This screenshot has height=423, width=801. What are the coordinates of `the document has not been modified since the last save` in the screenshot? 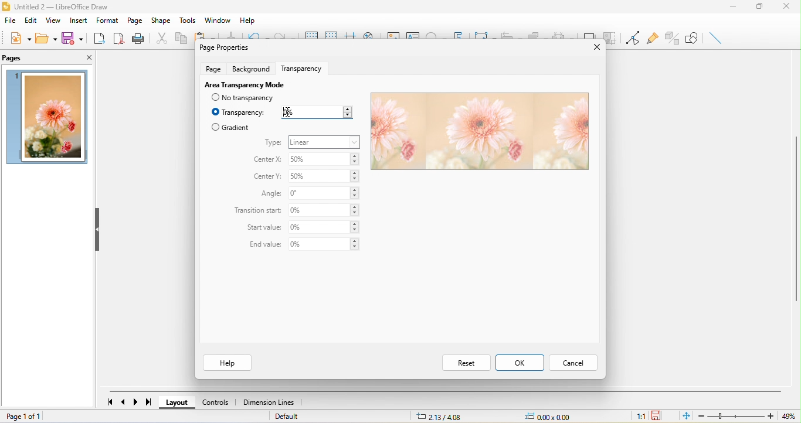 It's located at (657, 415).